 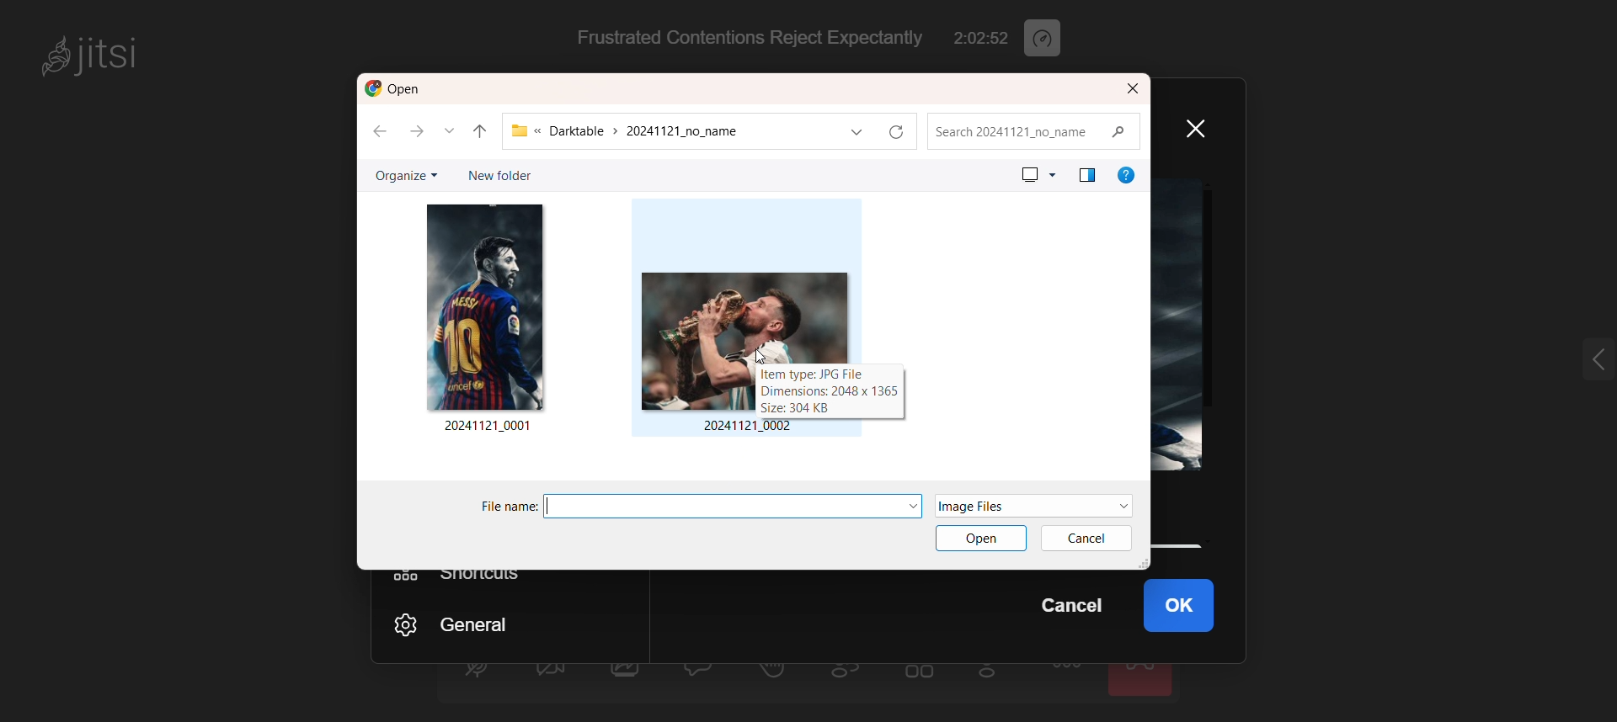 What do you see at coordinates (979, 542) in the screenshot?
I see `open` at bounding box center [979, 542].